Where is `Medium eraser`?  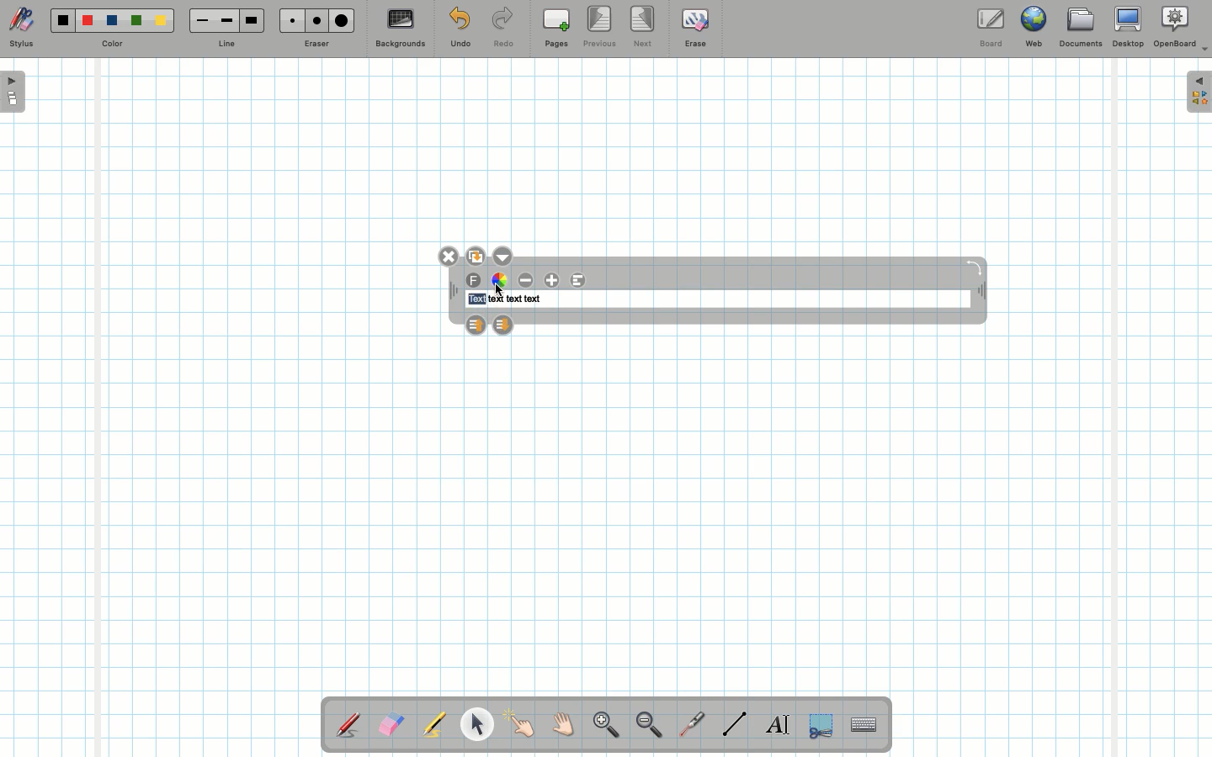
Medium eraser is located at coordinates (314, 20).